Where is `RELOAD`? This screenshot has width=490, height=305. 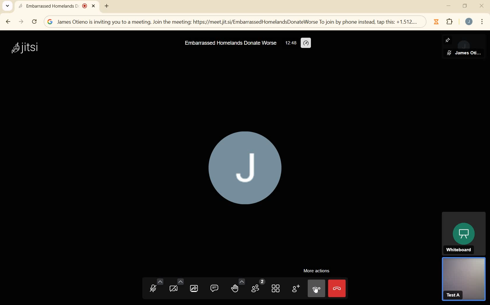
RELOAD is located at coordinates (34, 22).